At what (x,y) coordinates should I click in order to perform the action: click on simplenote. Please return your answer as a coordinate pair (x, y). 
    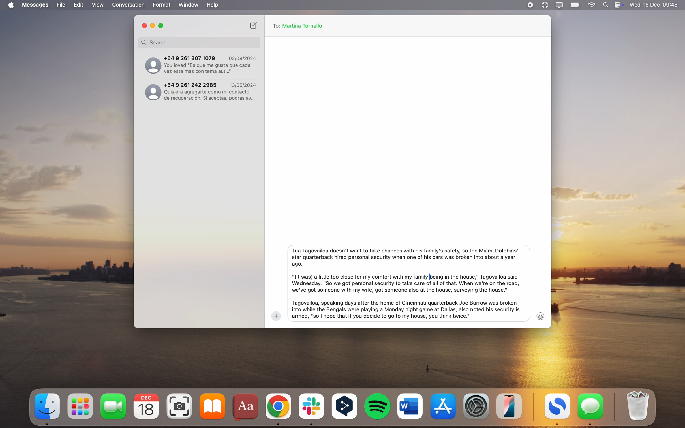
    Looking at the image, I should click on (557, 410).